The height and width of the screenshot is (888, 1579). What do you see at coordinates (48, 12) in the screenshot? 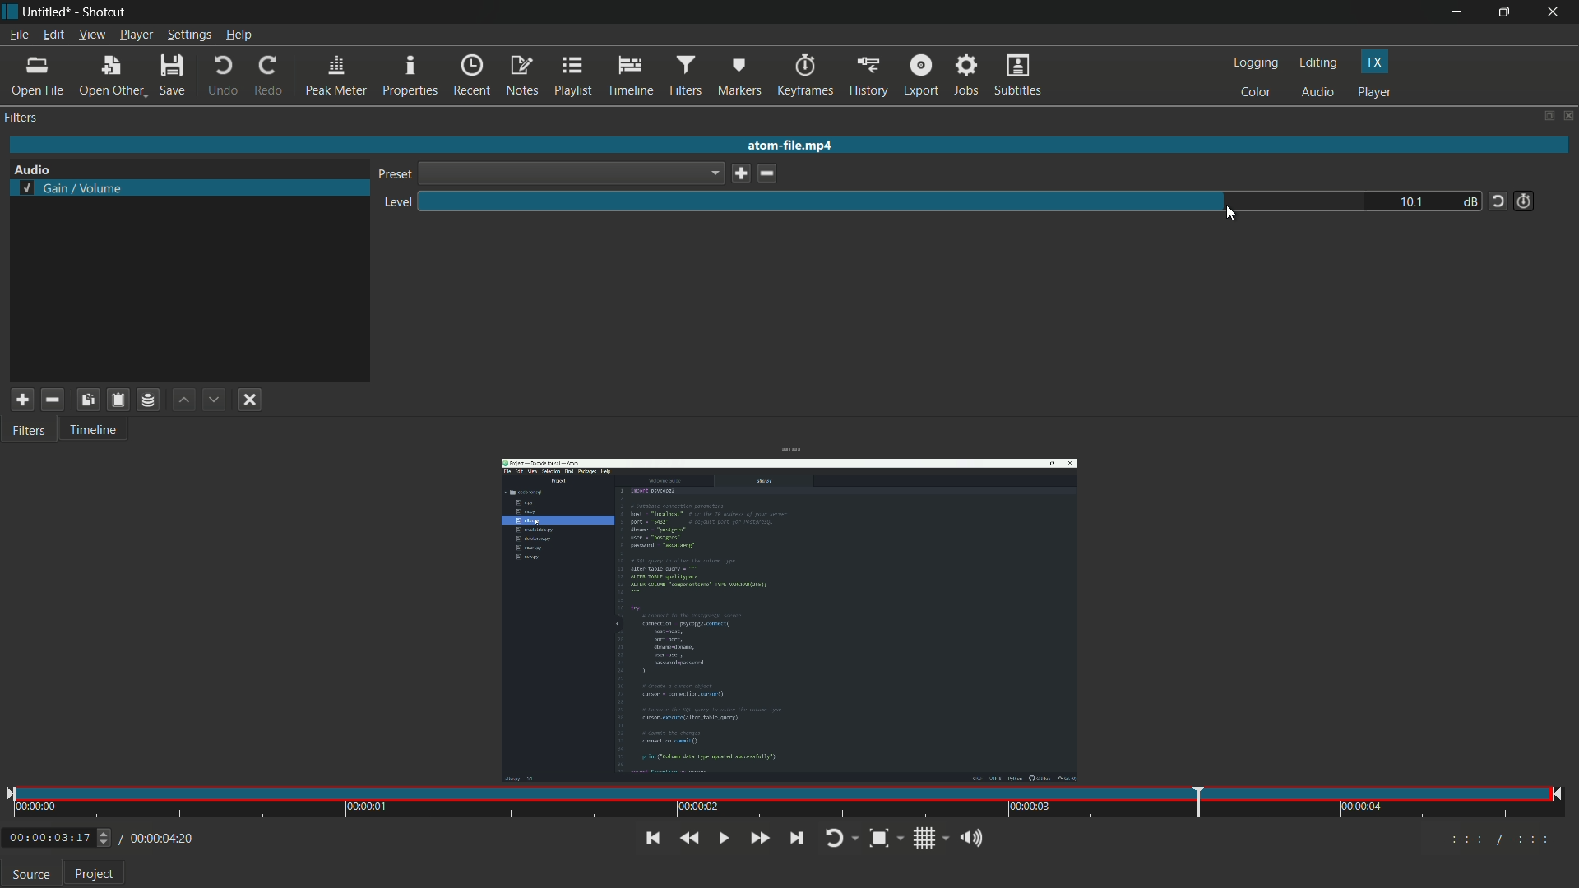
I see `Untitled (file name)` at bounding box center [48, 12].